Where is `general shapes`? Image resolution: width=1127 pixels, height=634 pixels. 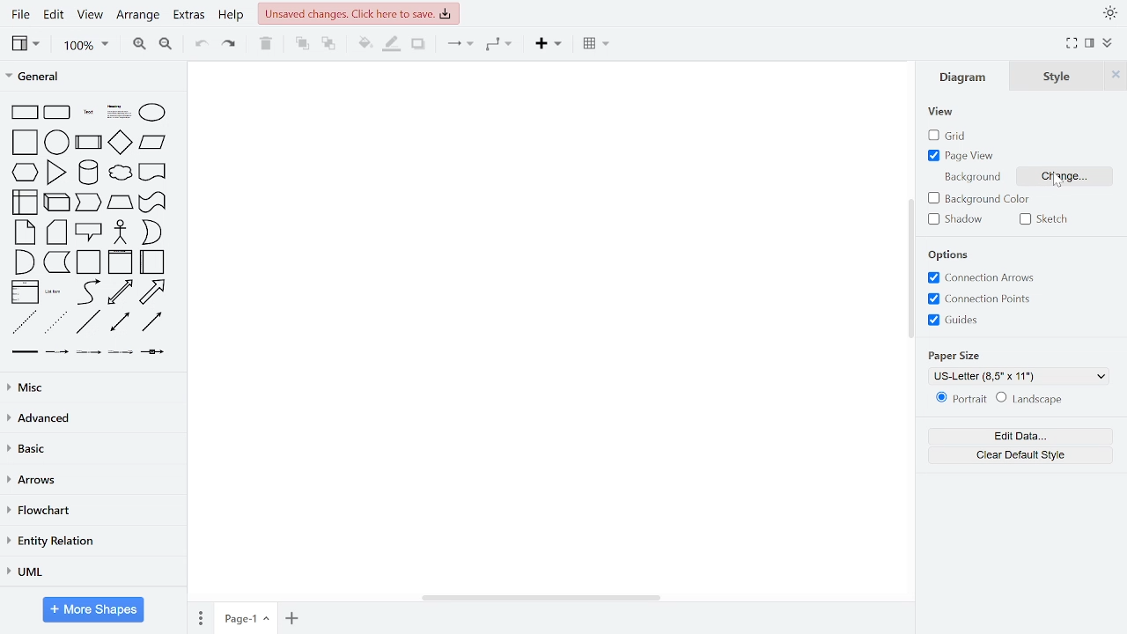 general shapes is located at coordinates (150, 322).